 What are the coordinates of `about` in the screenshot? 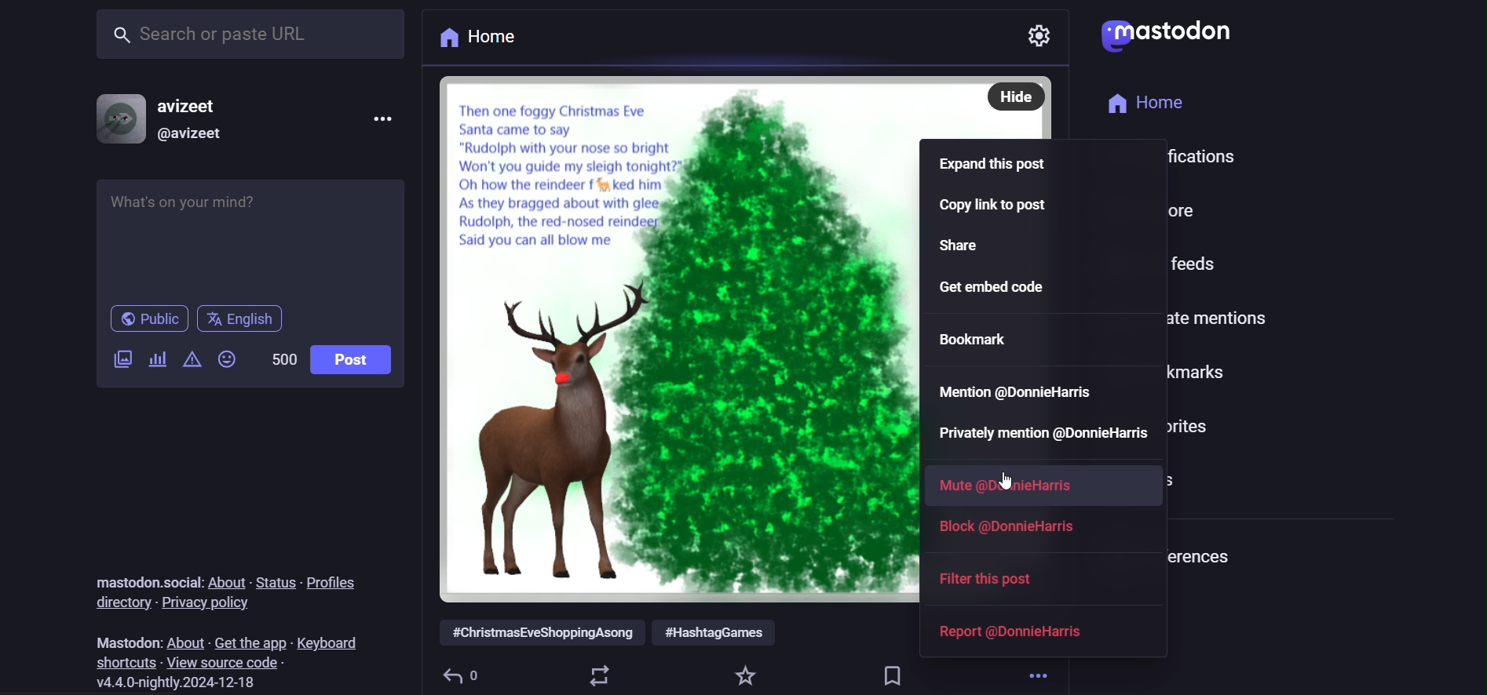 It's located at (184, 642).